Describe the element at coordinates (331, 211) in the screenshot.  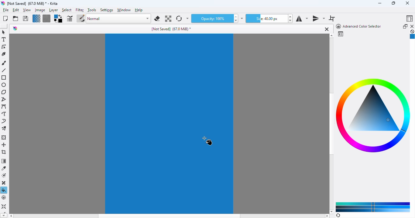
I see `scroll down` at that location.